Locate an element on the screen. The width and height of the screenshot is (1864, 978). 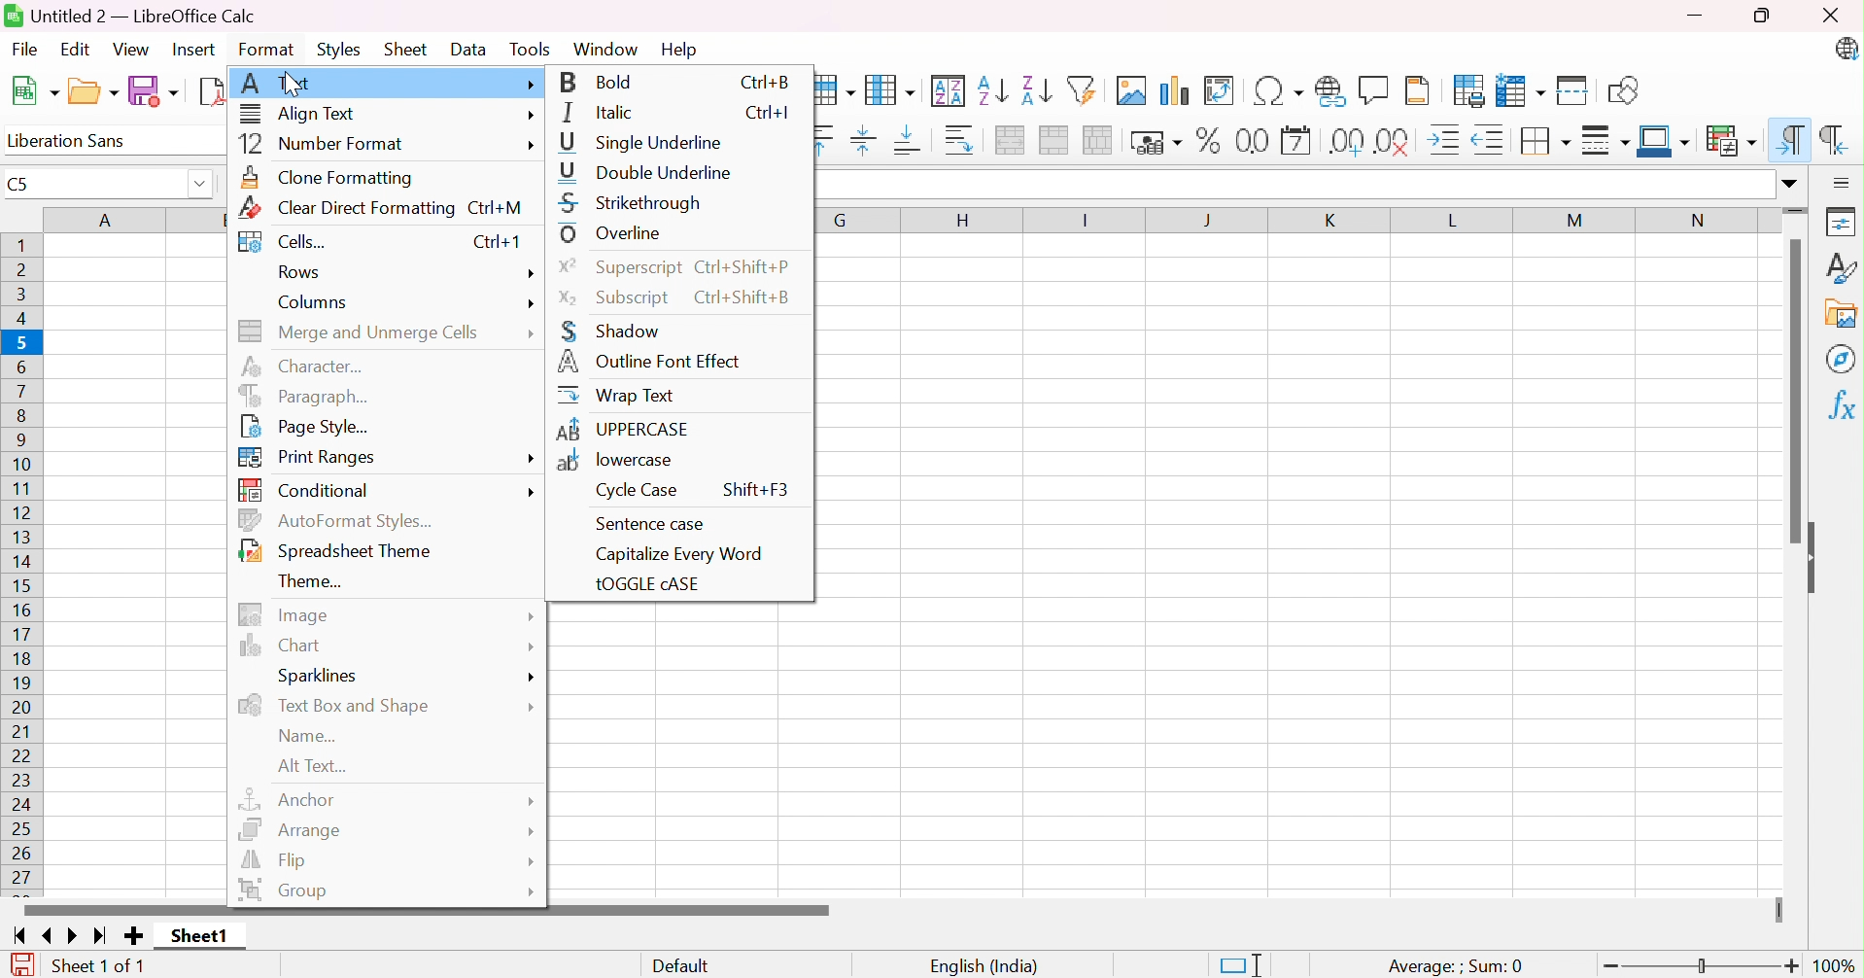
 is located at coordinates (532, 271).